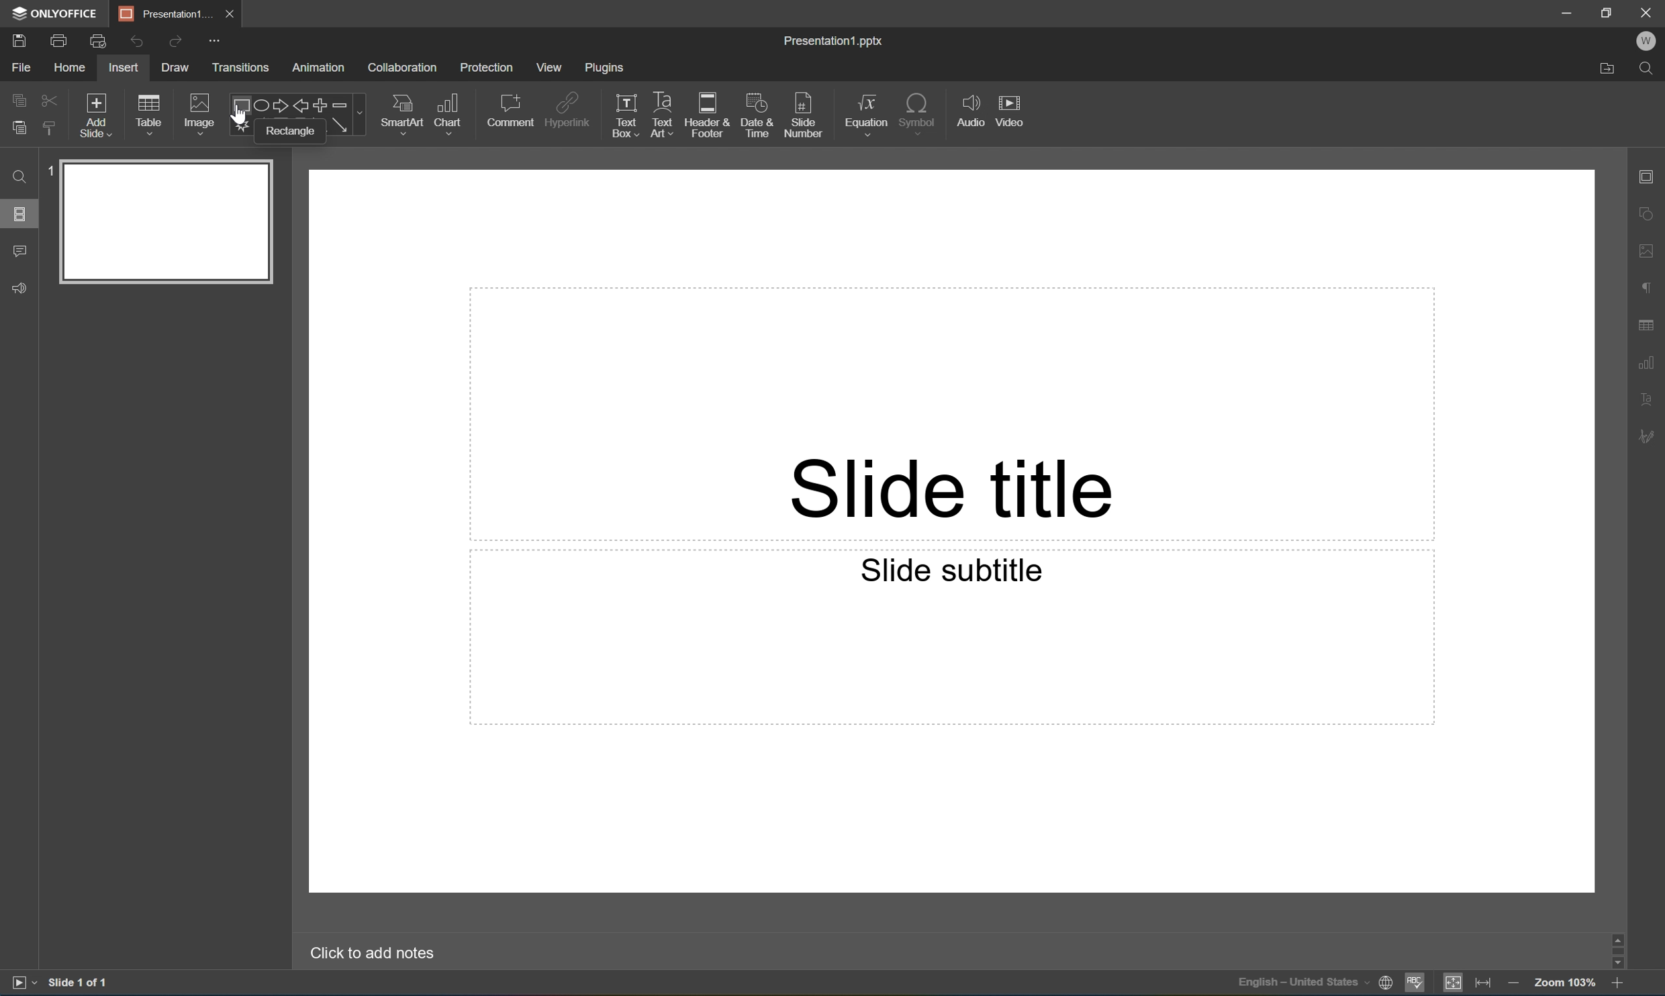 The height and width of the screenshot is (996, 1665). What do you see at coordinates (1652, 213) in the screenshot?
I see `Shape settings` at bounding box center [1652, 213].